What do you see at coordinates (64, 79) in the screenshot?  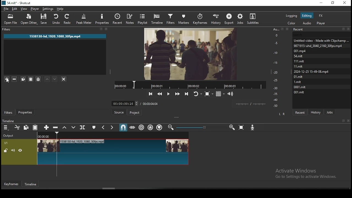 I see `deselect filter` at bounding box center [64, 79].